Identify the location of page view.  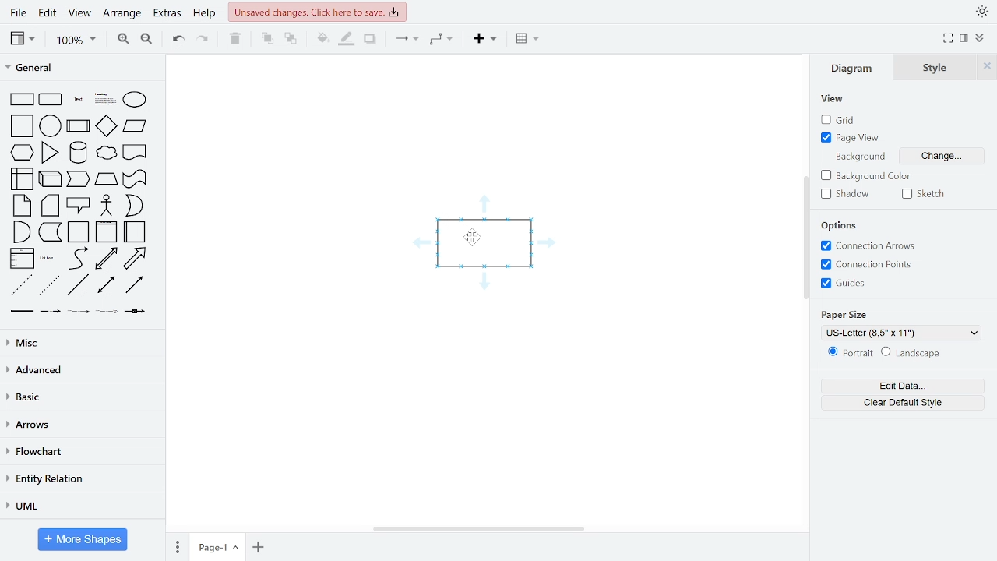
(850, 138).